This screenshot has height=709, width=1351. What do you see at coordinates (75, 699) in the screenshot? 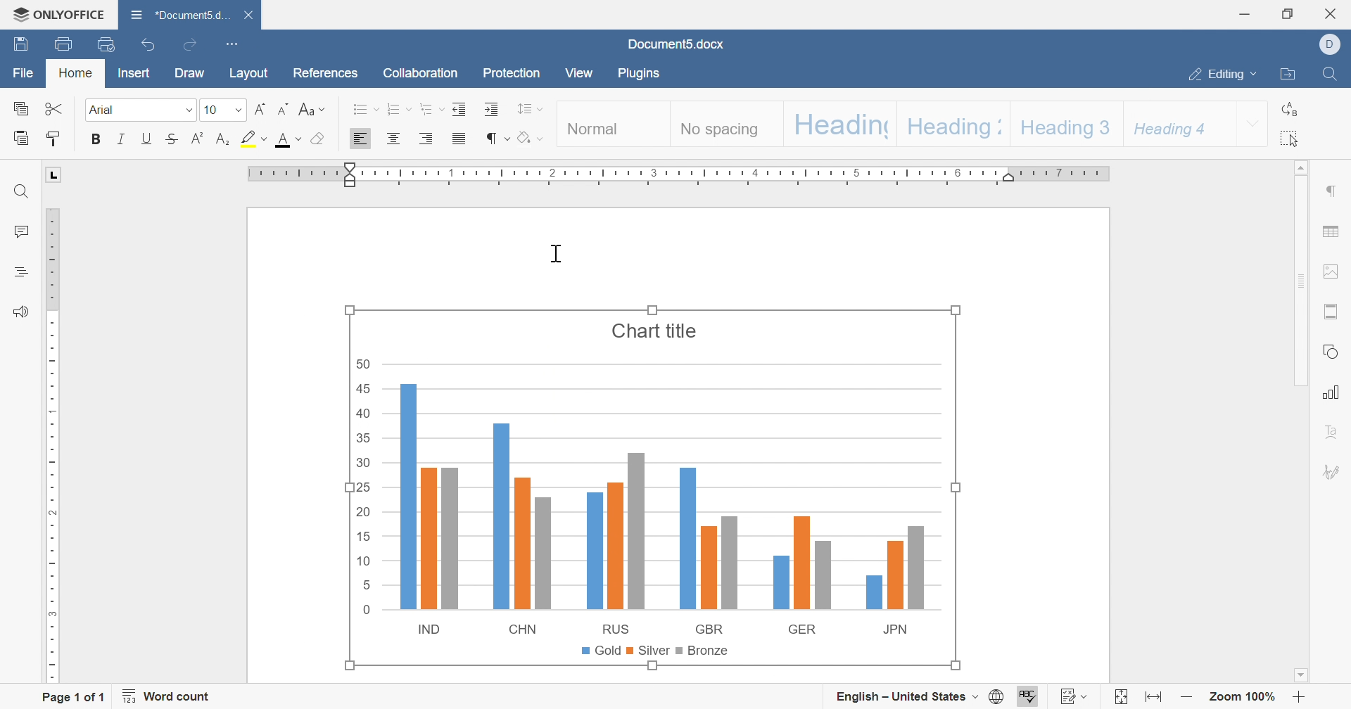
I see `page 1 of 1` at bounding box center [75, 699].